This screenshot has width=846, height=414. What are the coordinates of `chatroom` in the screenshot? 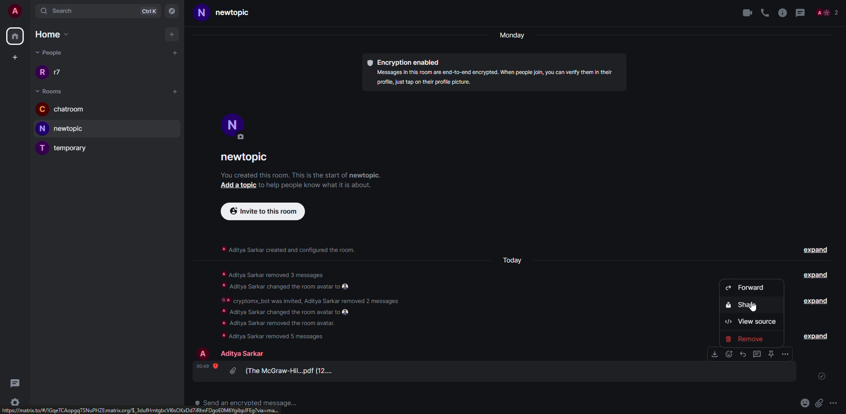 It's located at (65, 110).